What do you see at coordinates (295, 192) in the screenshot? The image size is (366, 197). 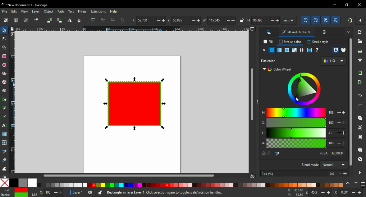 I see `x` at bounding box center [295, 192].